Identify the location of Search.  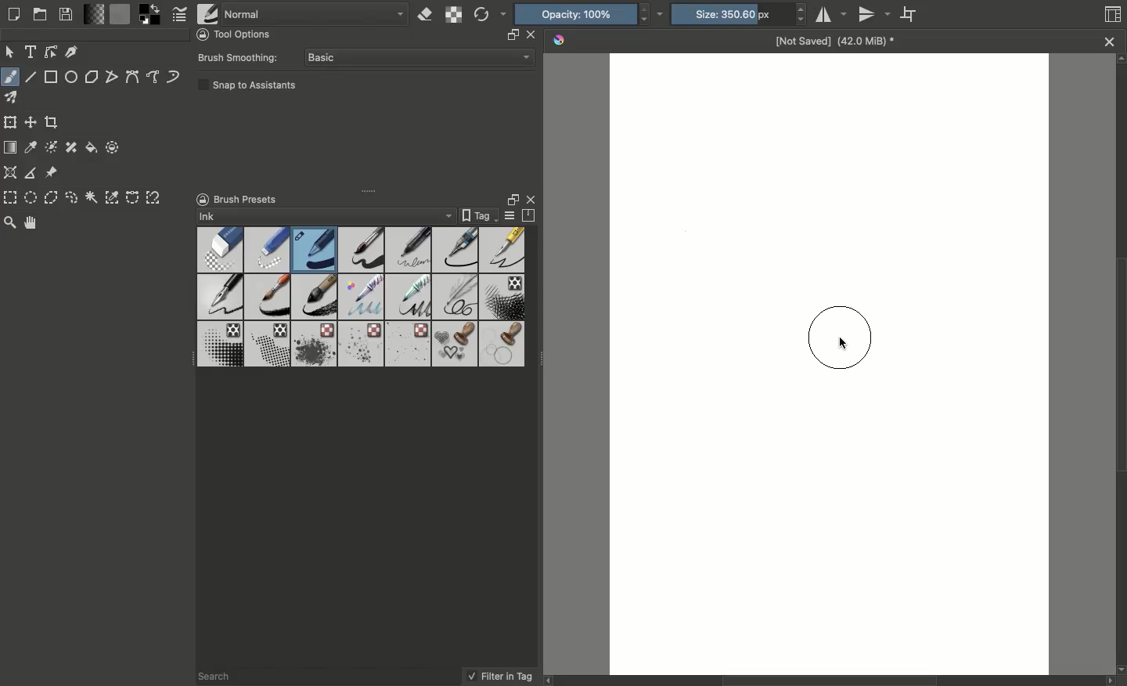
(222, 675).